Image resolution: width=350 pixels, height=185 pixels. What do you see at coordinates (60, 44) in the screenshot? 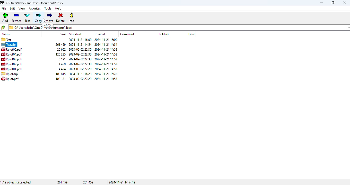
I see `size` at bounding box center [60, 44].